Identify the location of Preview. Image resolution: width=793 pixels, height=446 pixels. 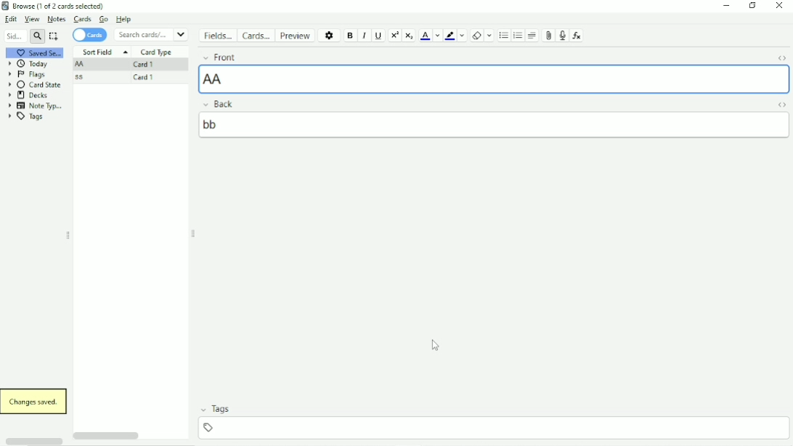
(294, 35).